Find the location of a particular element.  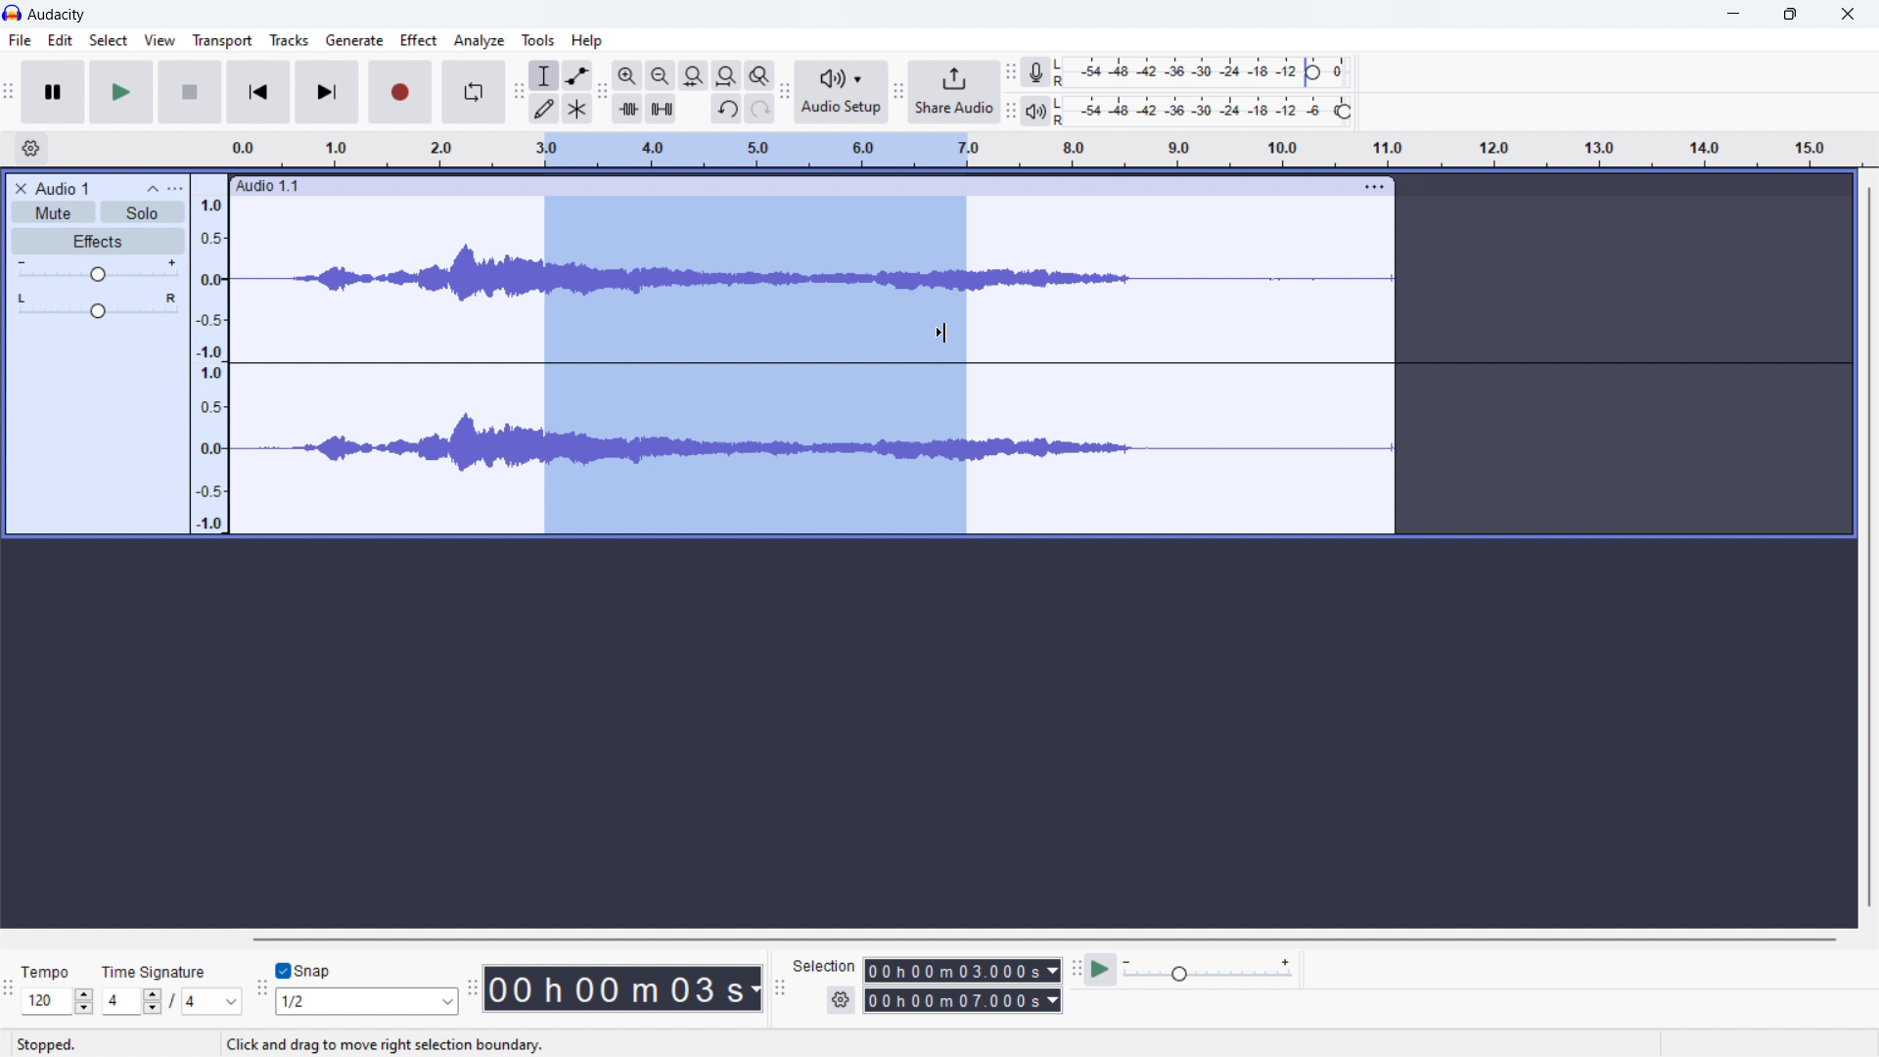

4 is located at coordinates (129, 1002).